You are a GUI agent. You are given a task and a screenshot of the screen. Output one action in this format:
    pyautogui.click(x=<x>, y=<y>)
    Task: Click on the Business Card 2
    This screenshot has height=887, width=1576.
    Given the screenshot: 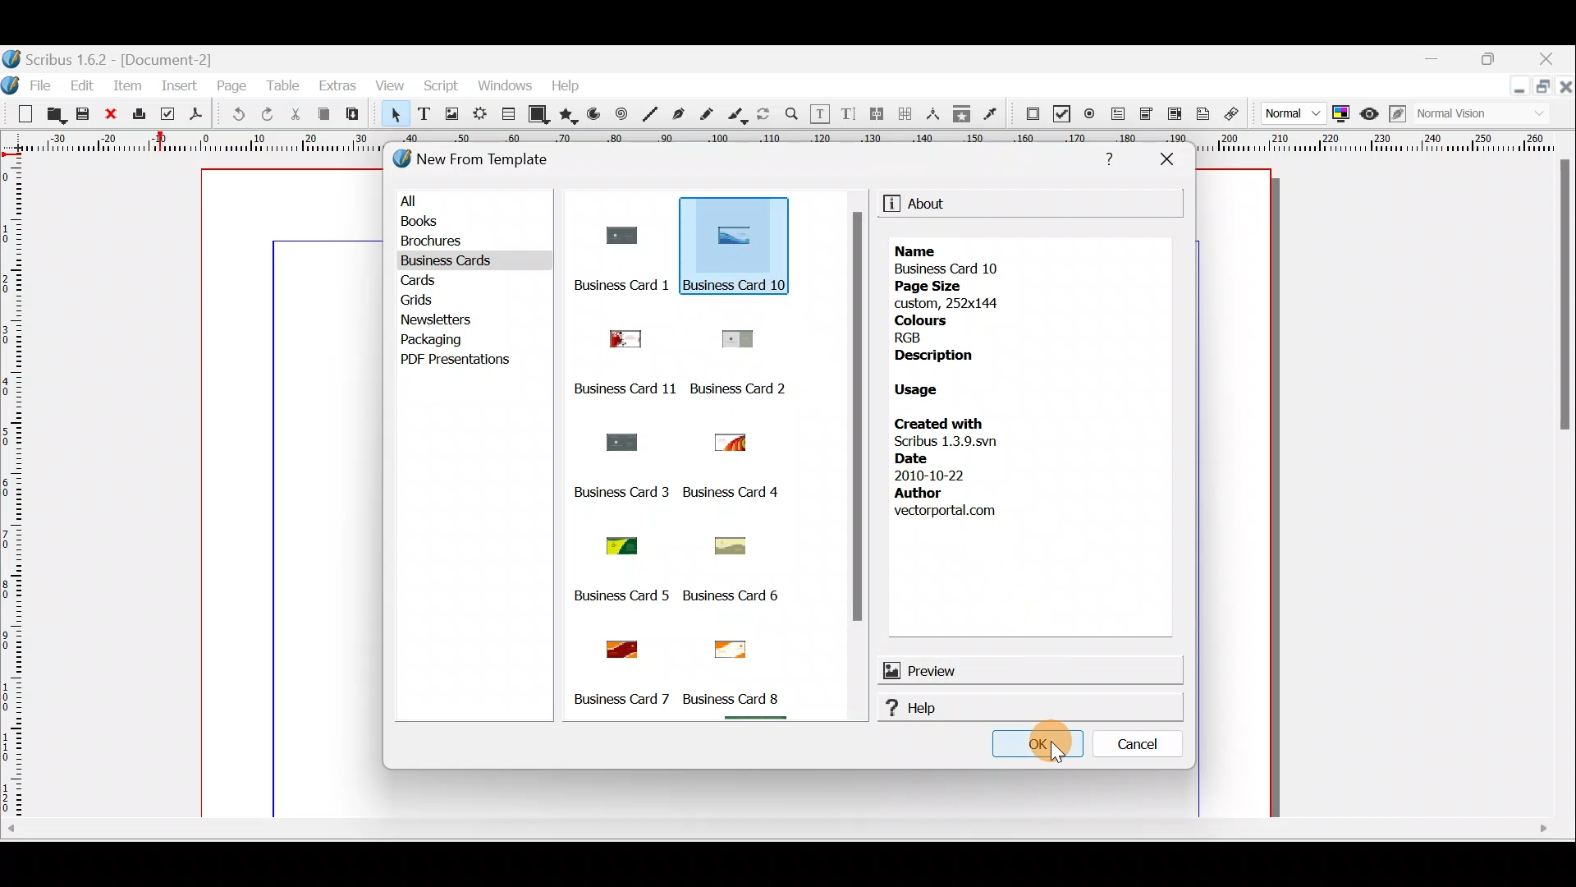 What is the action you would take?
    pyautogui.click(x=744, y=388)
    